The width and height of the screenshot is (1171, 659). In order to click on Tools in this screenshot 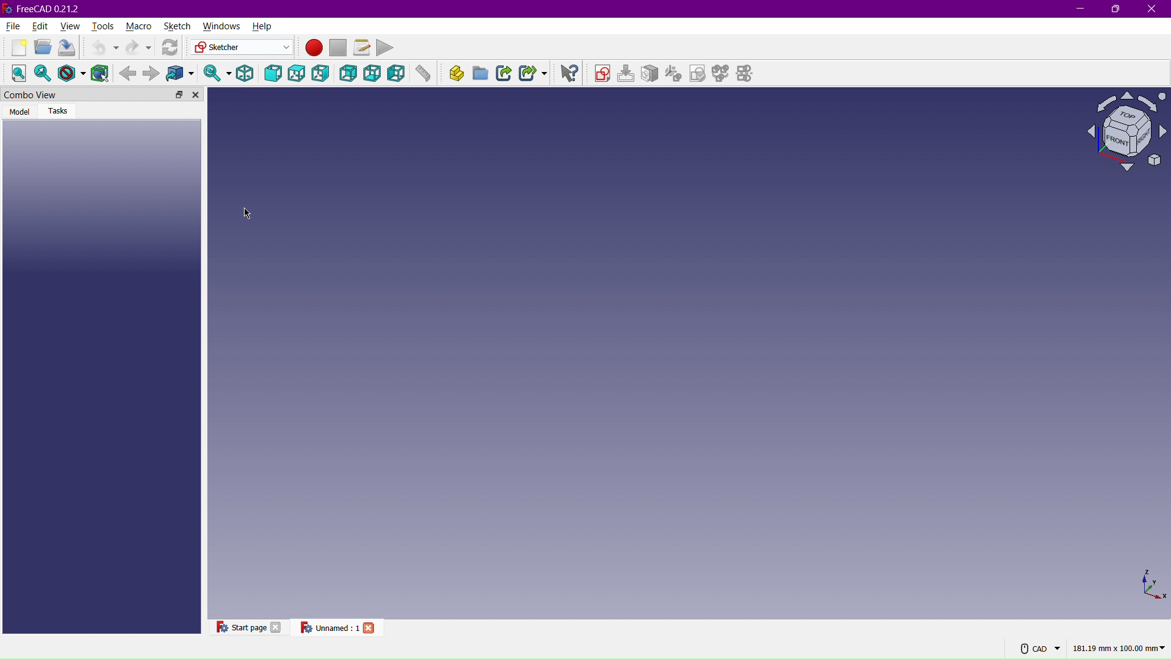, I will do `click(101, 24)`.